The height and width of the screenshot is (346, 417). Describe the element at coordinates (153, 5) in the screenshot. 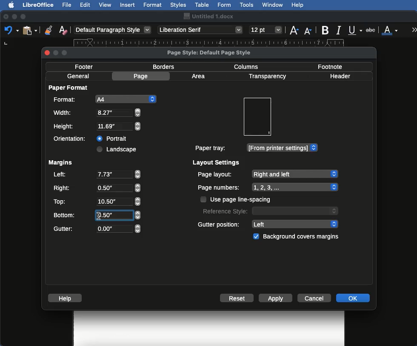

I see `Format` at that location.